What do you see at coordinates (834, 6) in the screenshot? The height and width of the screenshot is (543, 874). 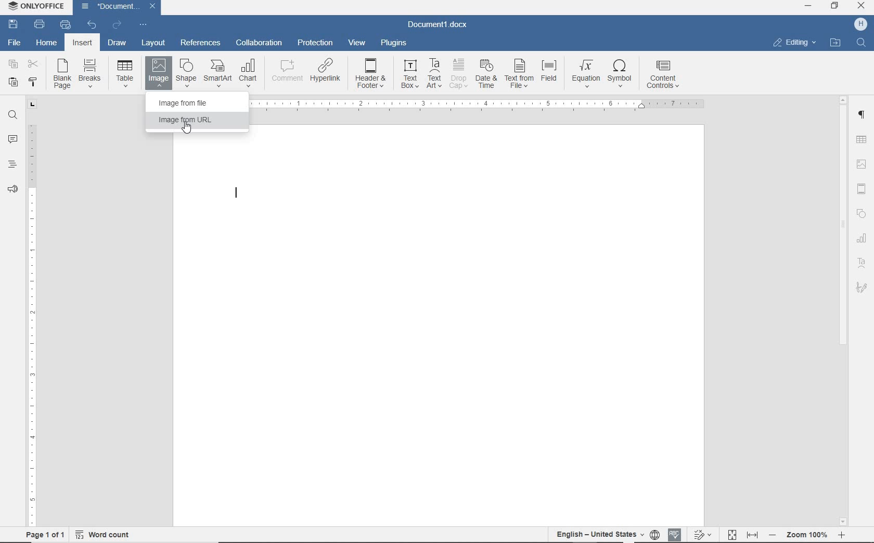 I see `restore ` at bounding box center [834, 6].